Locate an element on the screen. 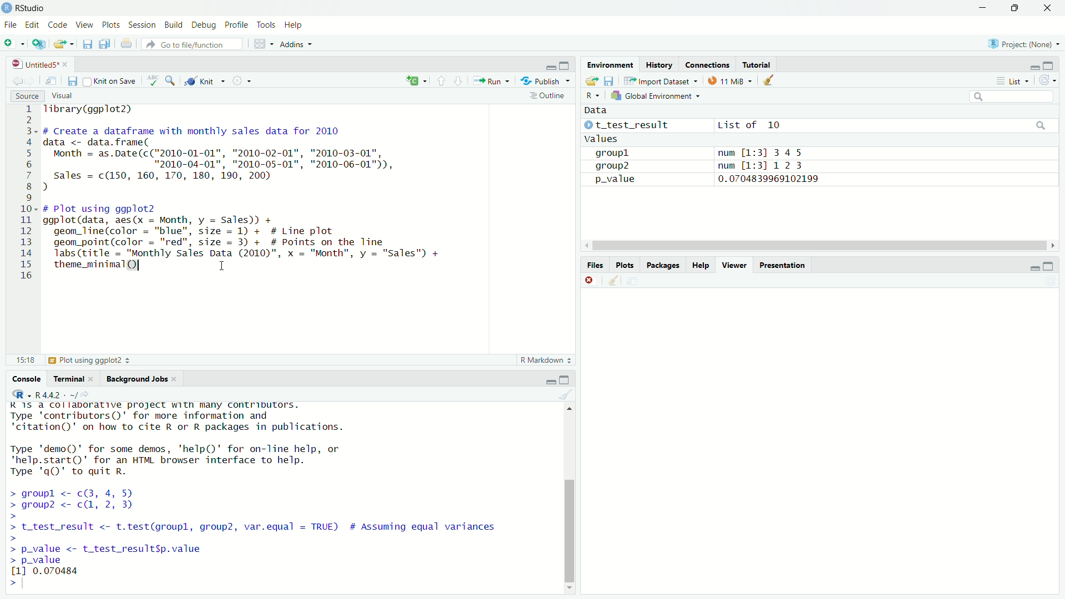 Image resolution: width=1065 pixels, height=599 pixels. Outline is located at coordinates (548, 95).